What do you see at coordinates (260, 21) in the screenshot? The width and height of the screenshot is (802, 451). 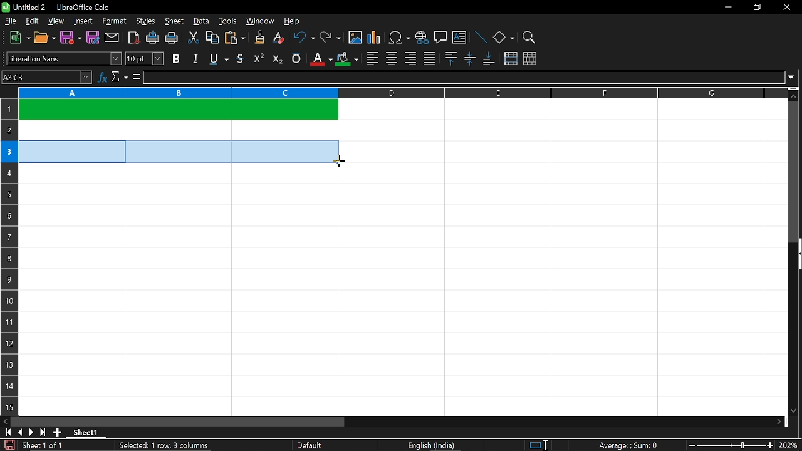 I see `window` at bounding box center [260, 21].